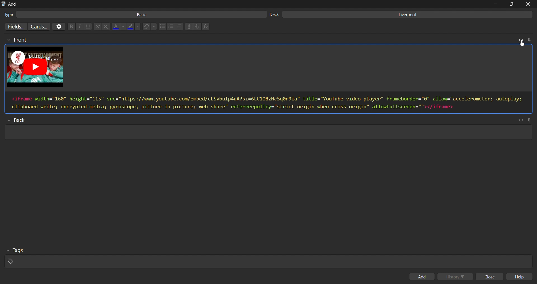  What do you see at coordinates (88, 27) in the screenshot?
I see `underline` at bounding box center [88, 27].